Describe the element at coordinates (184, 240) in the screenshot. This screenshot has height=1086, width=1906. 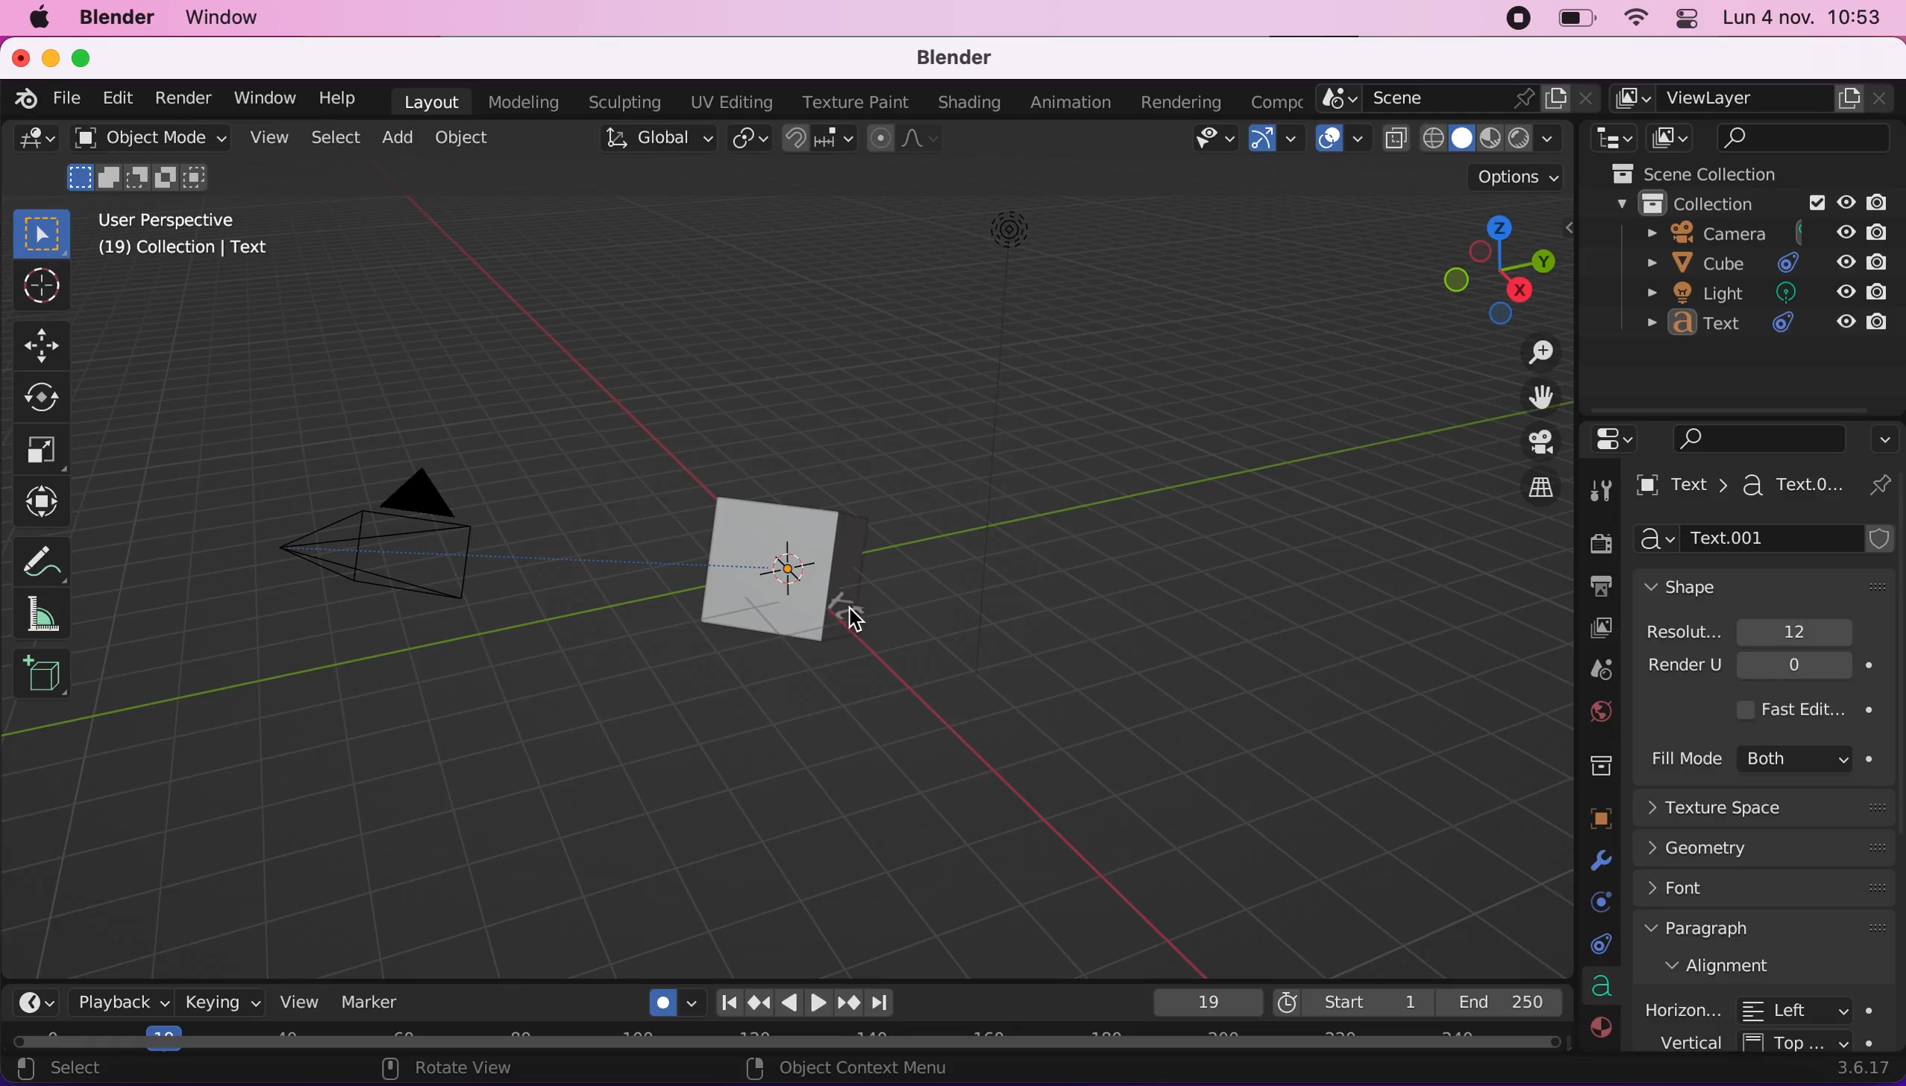
I see `user perspective` at that location.